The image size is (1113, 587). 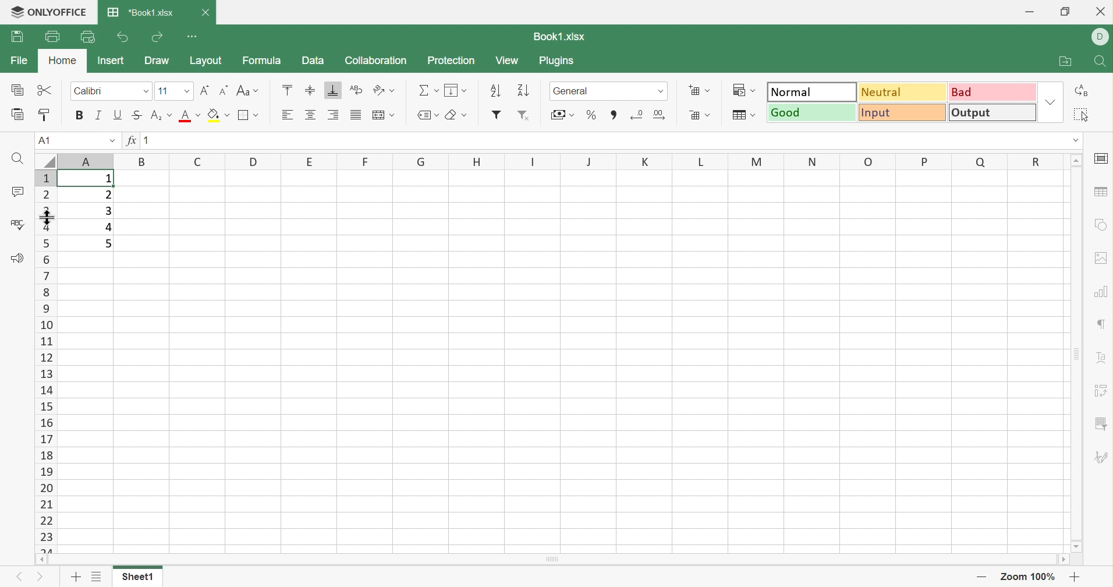 What do you see at coordinates (187, 91) in the screenshot?
I see `Drop Down` at bounding box center [187, 91].